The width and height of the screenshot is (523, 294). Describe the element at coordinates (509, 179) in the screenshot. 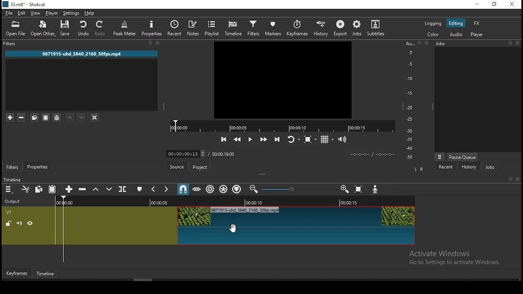

I see `bookmark` at that location.